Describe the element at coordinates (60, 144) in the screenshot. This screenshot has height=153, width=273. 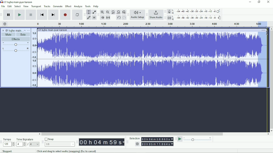
I see `1/8` at that location.